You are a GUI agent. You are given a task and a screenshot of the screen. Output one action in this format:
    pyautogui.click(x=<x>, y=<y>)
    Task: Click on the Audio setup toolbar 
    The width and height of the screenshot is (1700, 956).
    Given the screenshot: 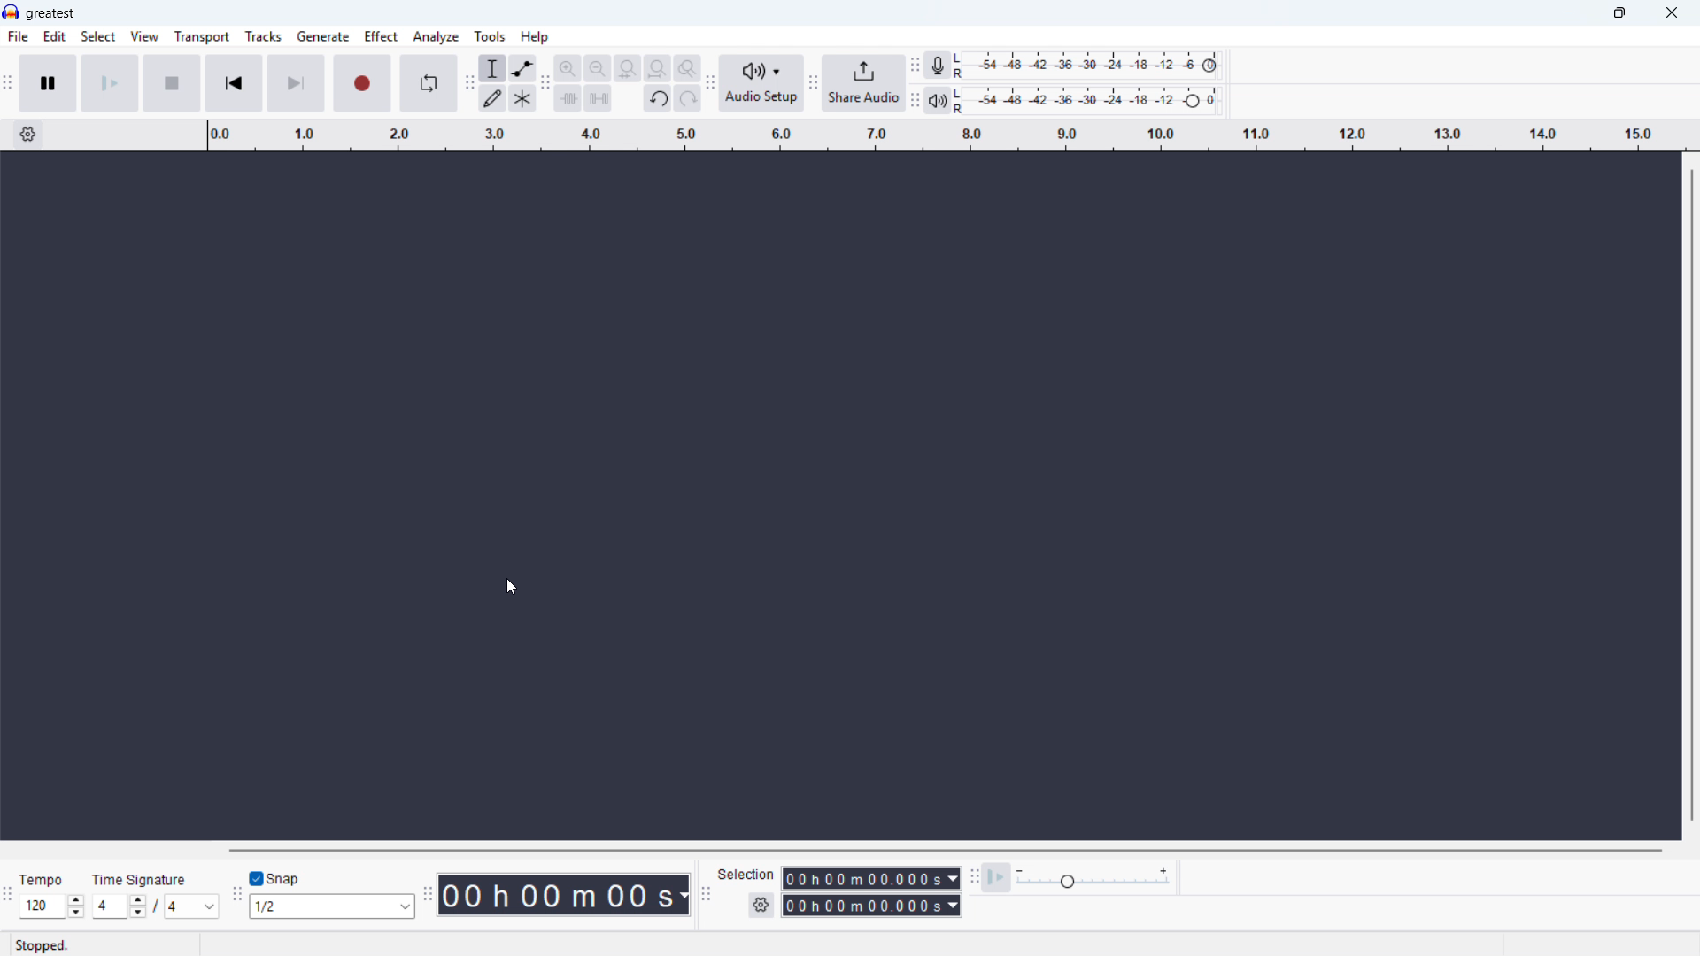 What is the action you would take?
    pyautogui.click(x=711, y=84)
    